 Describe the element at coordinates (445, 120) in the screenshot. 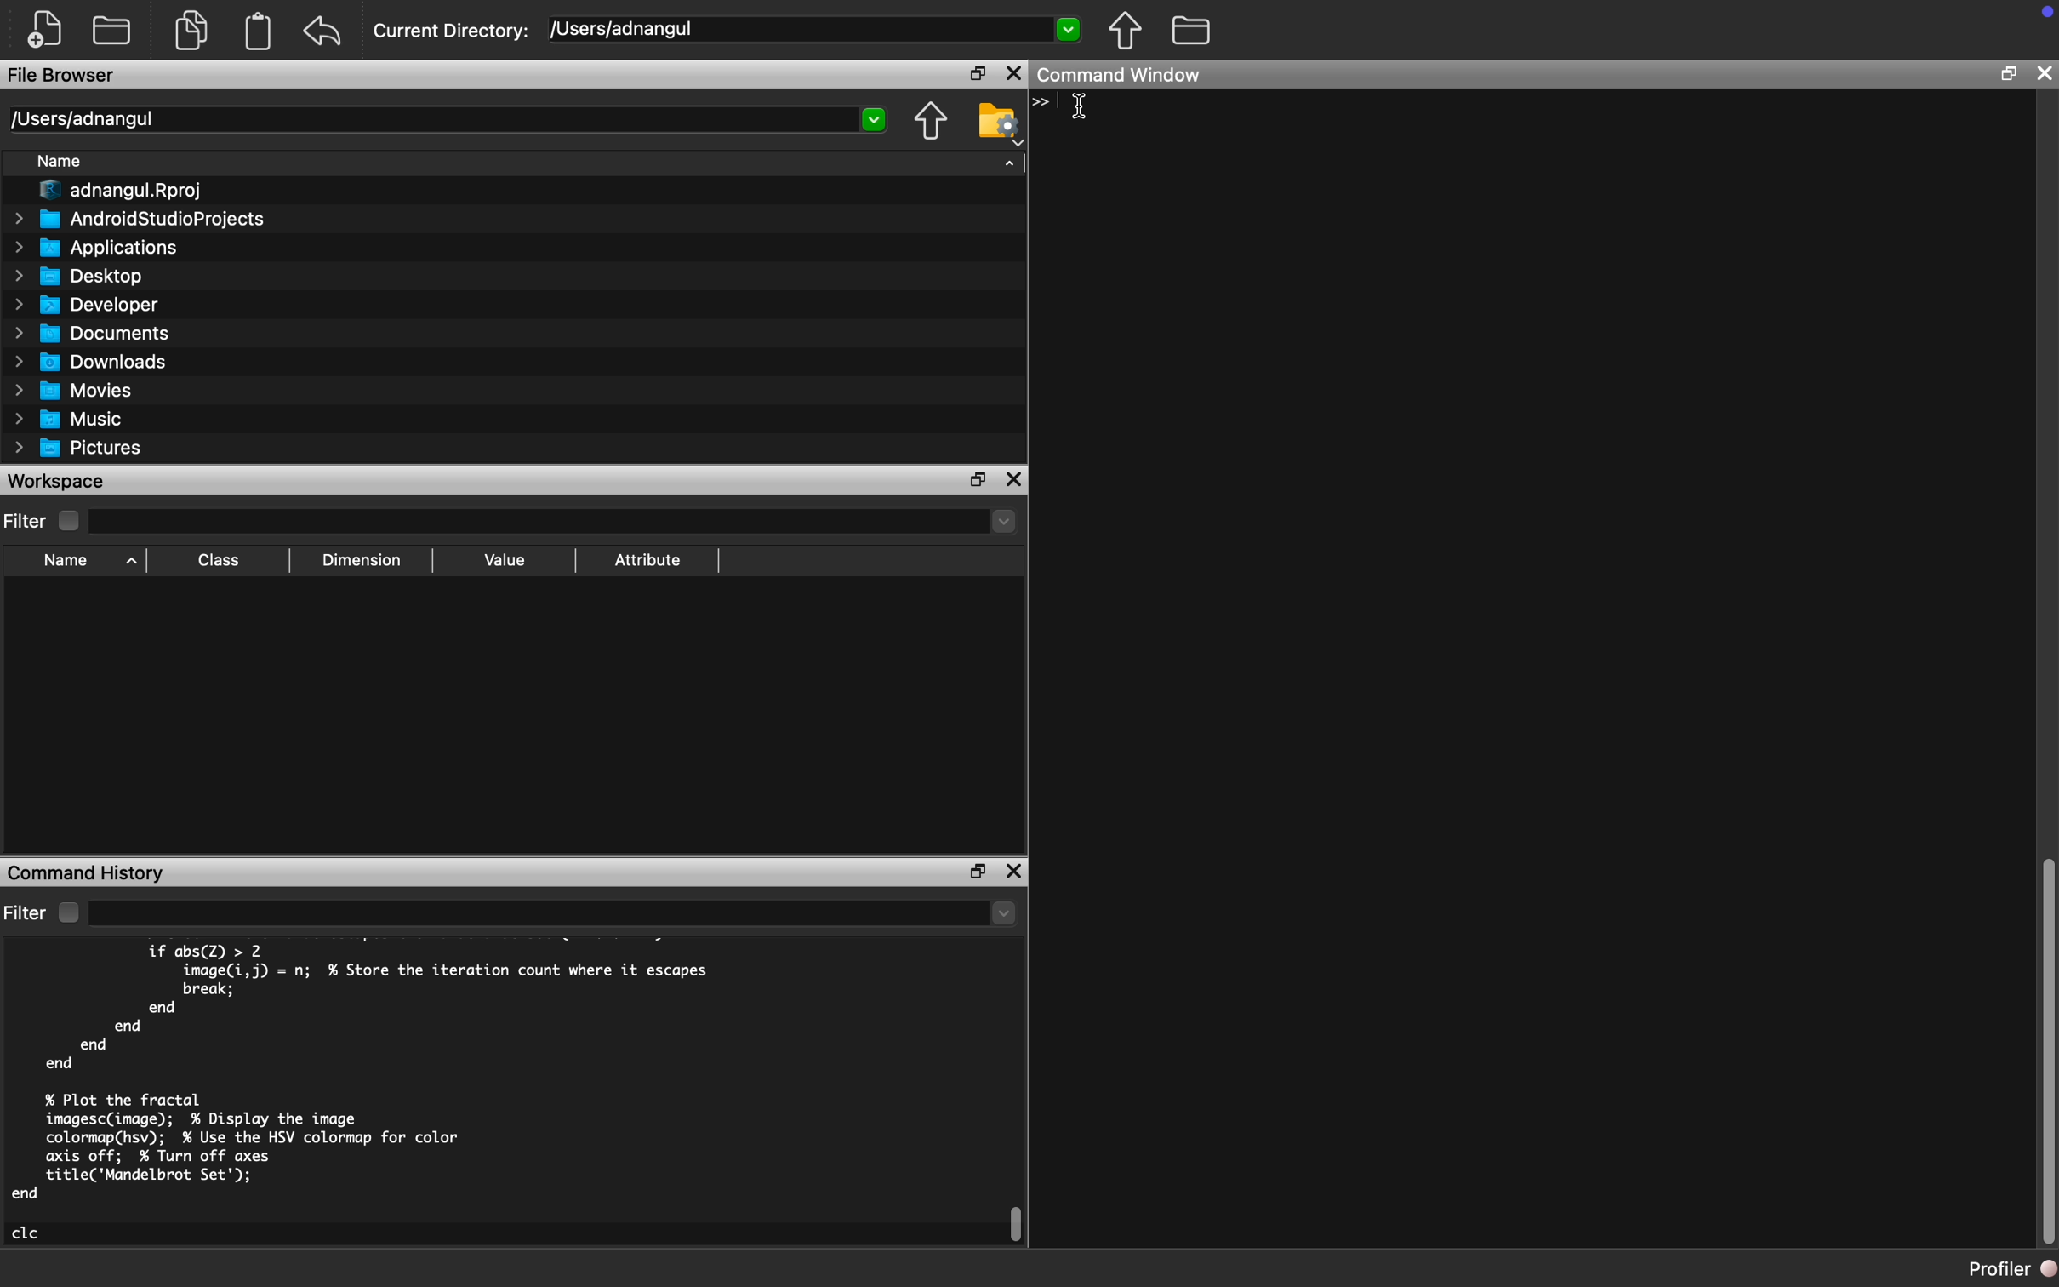

I see `/Users/adnangul ` at that location.